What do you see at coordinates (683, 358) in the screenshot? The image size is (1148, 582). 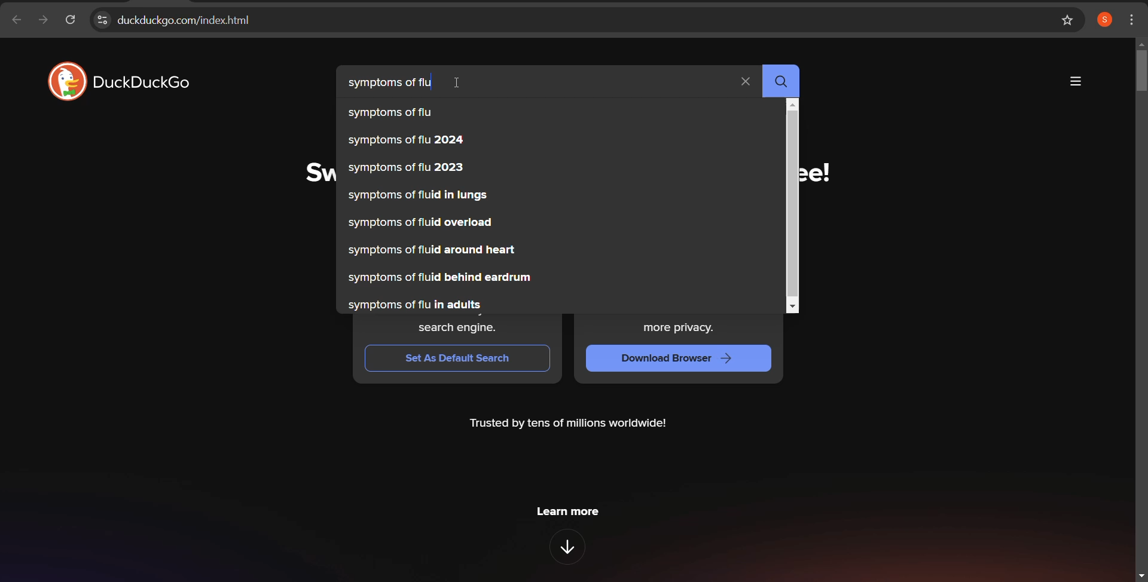 I see `download browser` at bounding box center [683, 358].